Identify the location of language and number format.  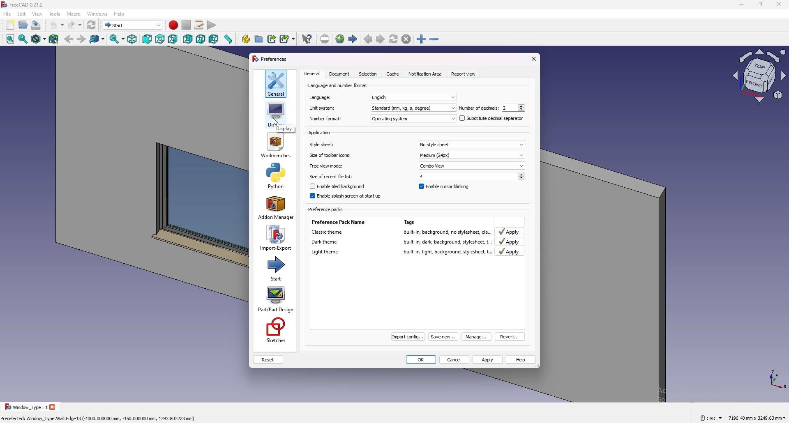
(337, 85).